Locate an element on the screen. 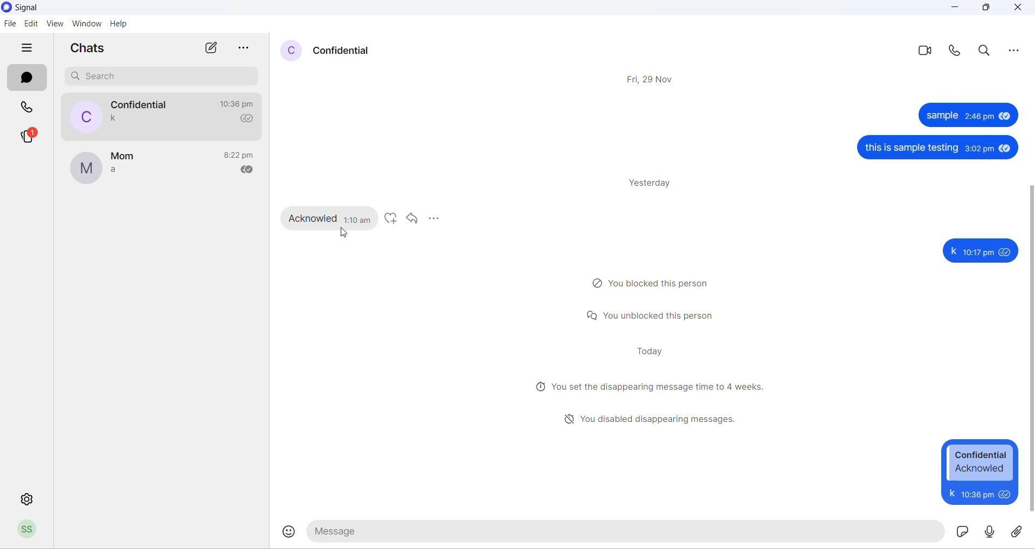  last message time is located at coordinates (243, 105).